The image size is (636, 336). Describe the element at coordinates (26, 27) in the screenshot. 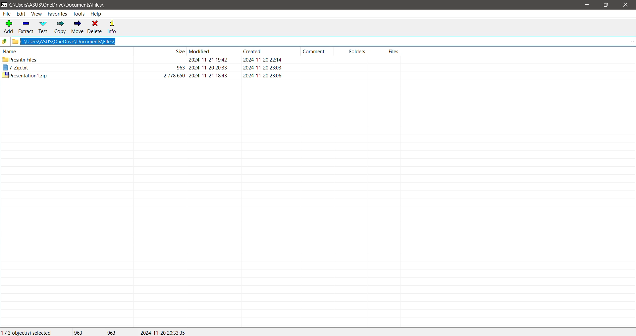

I see `Extract` at that location.